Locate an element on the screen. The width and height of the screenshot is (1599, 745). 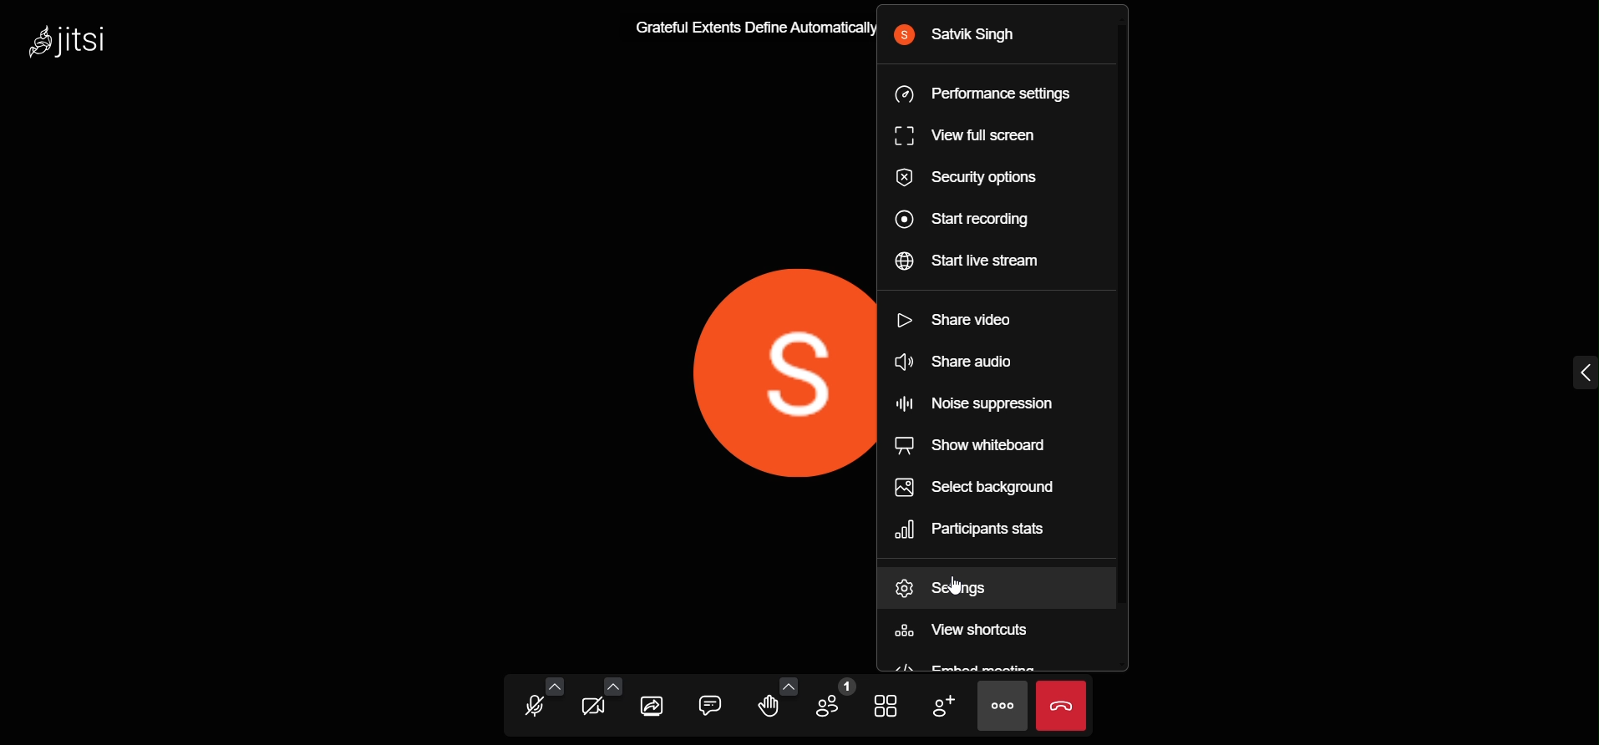
more is located at coordinates (999, 705).